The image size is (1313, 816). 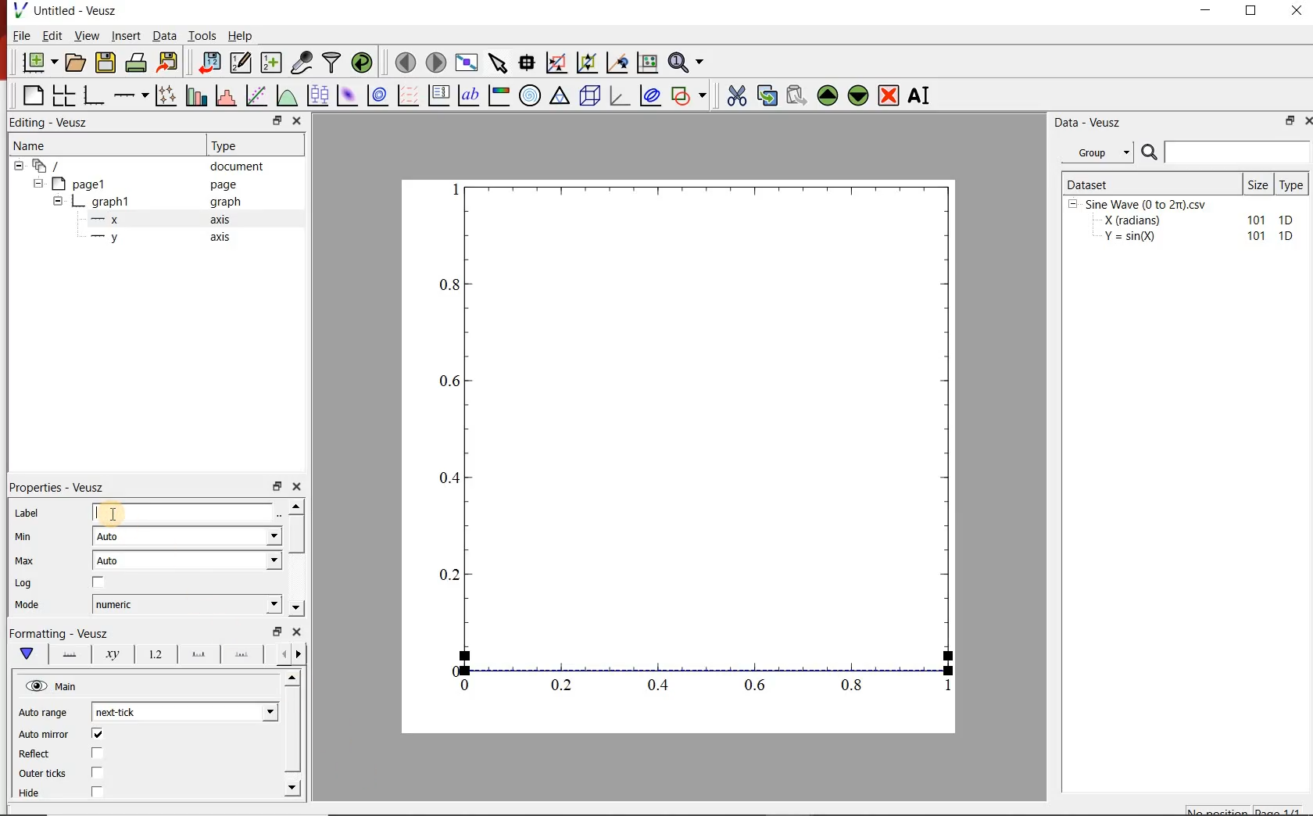 I want to click on graph, so click(x=224, y=201).